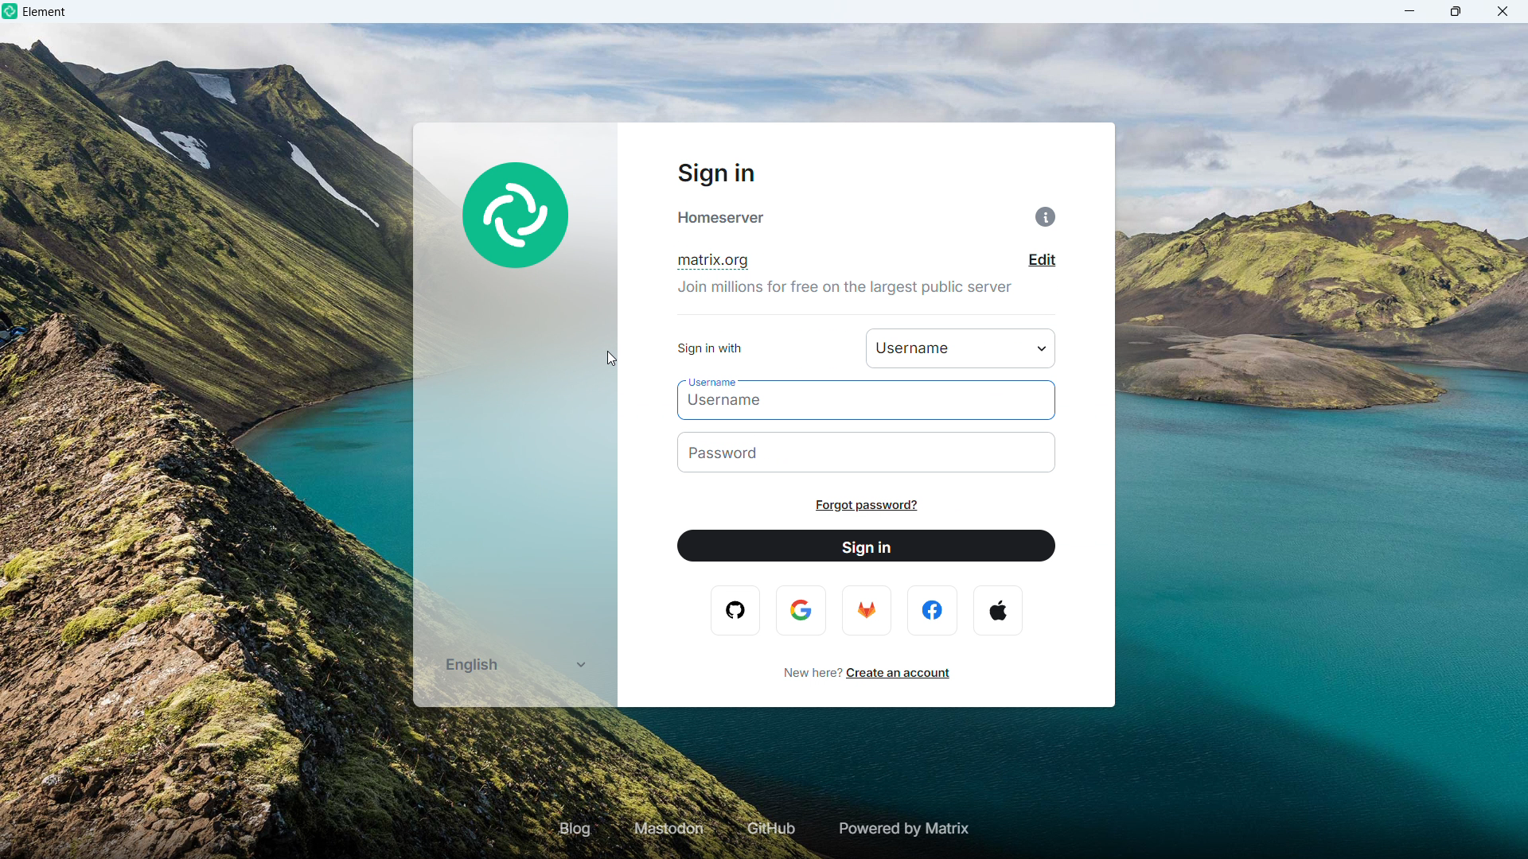  I want to click on element logo, so click(12, 12).